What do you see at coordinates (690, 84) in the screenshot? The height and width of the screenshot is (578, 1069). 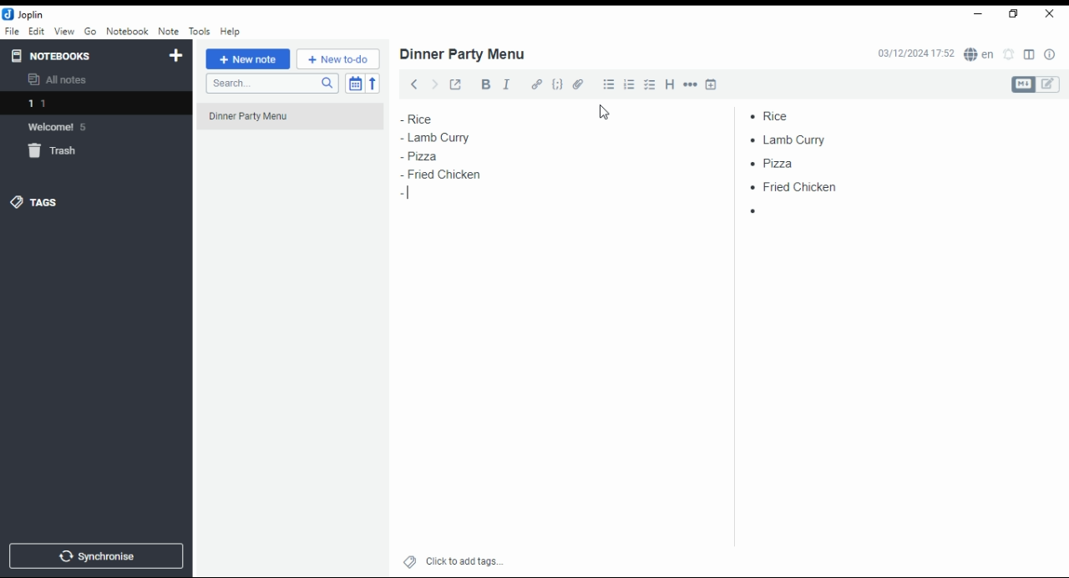 I see `horizontal rule` at bounding box center [690, 84].